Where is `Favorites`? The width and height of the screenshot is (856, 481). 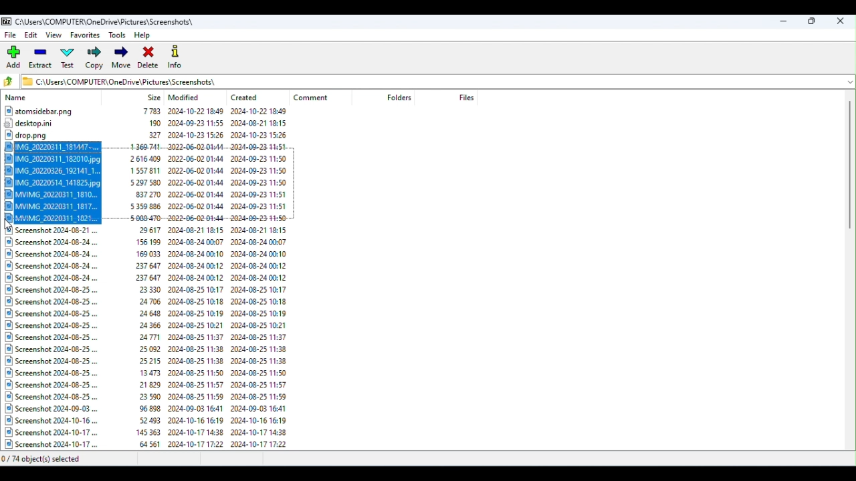 Favorites is located at coordinates (84, 37).